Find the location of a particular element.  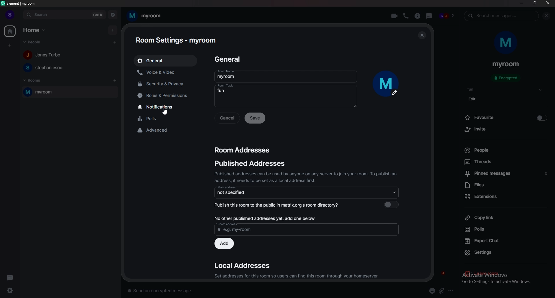

advanced is located at coordinates (169, 131).